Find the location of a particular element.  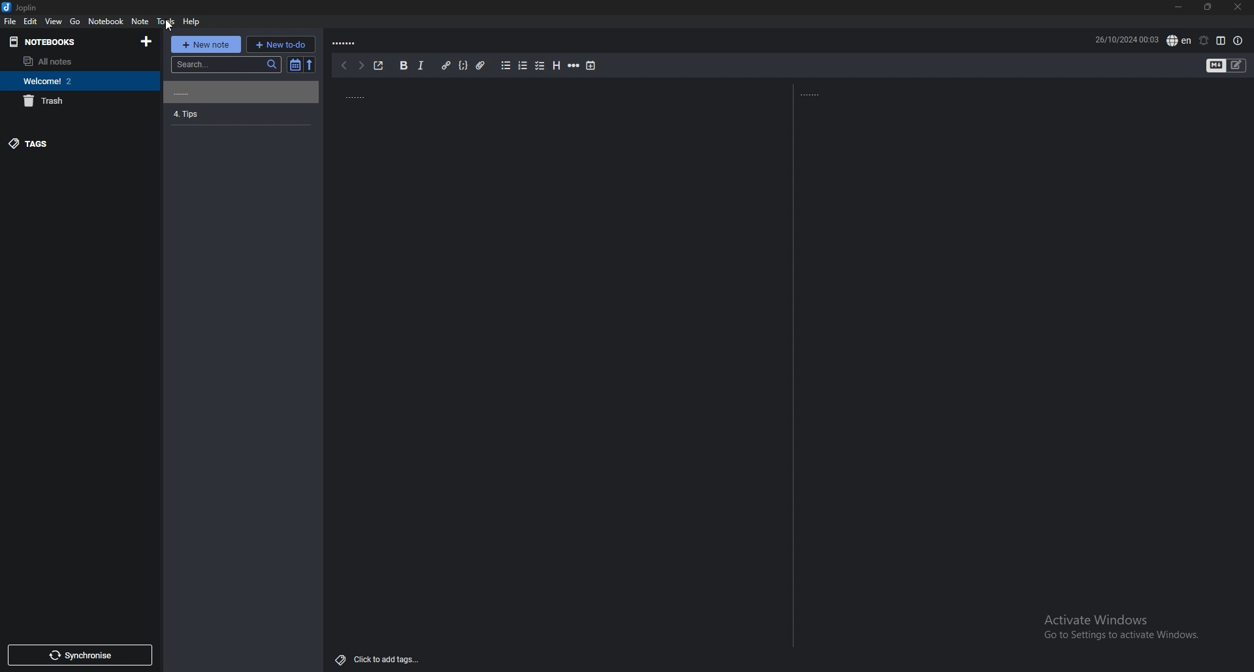

toggle external editing is located at coordinates (379, 64).